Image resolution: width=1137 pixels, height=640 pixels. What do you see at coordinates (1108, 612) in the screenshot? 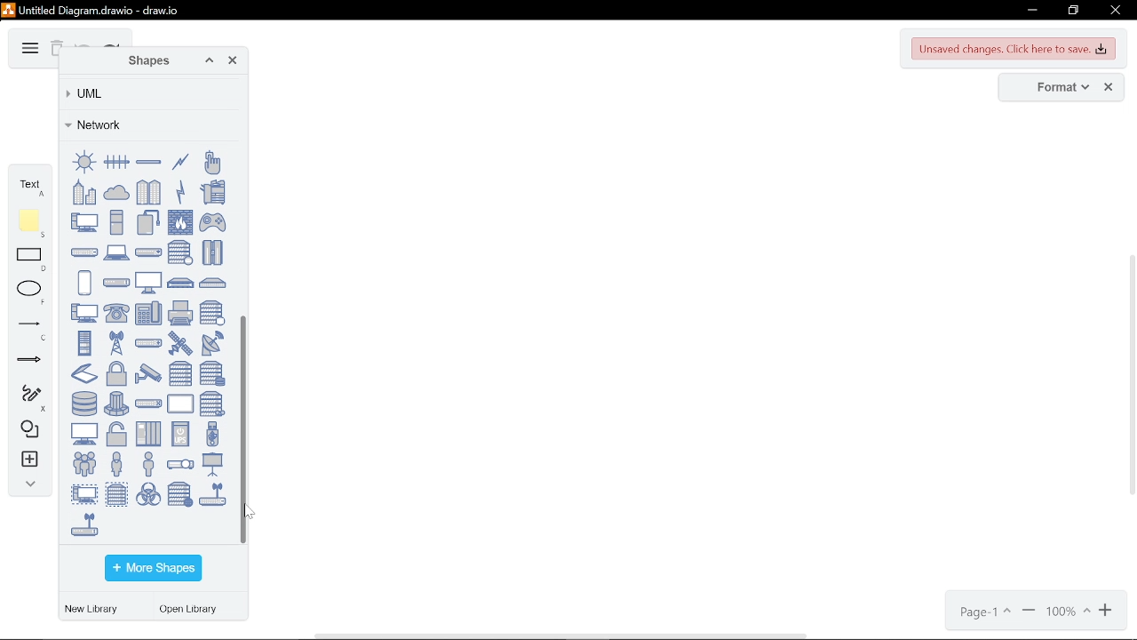
I see `zoom in` at bounding box center [1108, 612].